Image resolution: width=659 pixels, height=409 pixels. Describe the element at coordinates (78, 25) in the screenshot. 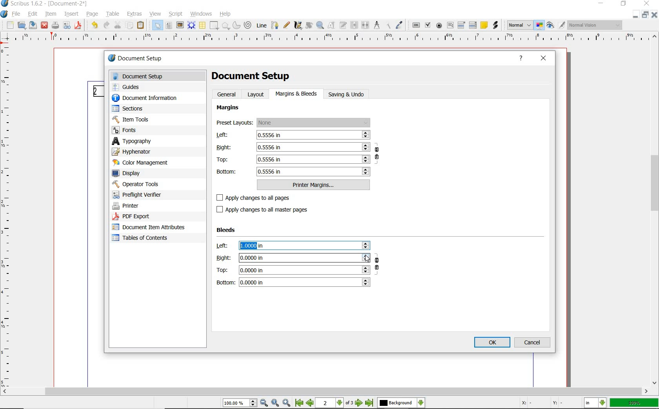

I see `save as pdf` at that location.